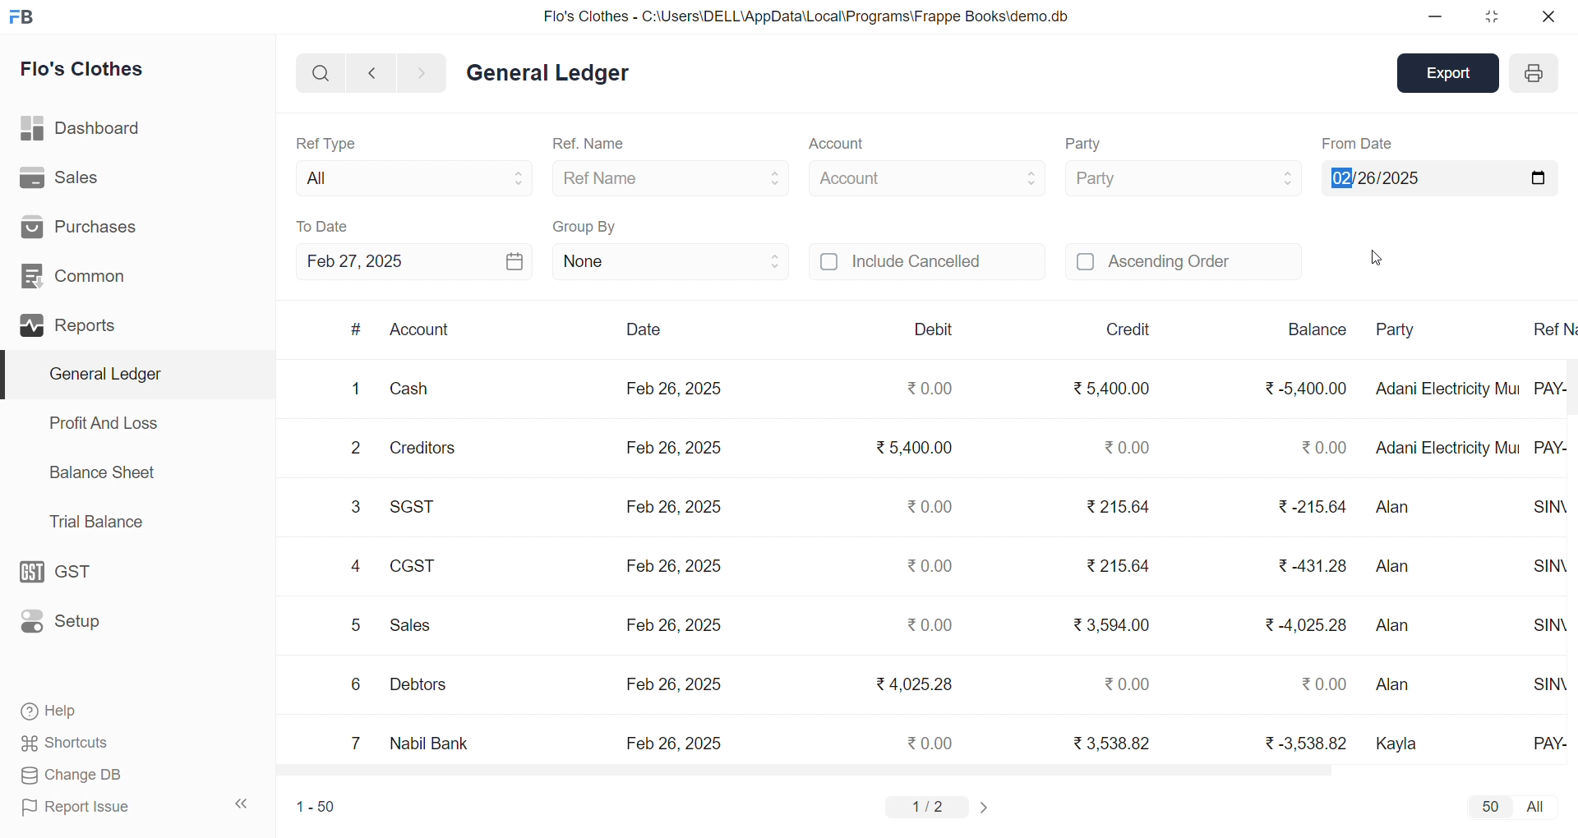 The width and height of the screenshot is (1578, 838). Describe the element at coordinates (1128, 683) in the screenshot. I see `₹0.00` at that location.